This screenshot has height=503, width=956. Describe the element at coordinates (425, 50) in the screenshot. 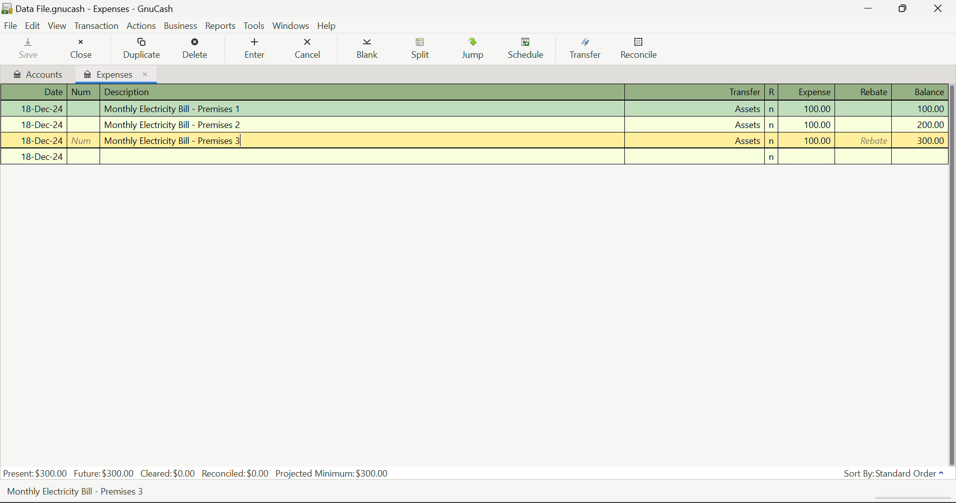

I see `Split` at that location.